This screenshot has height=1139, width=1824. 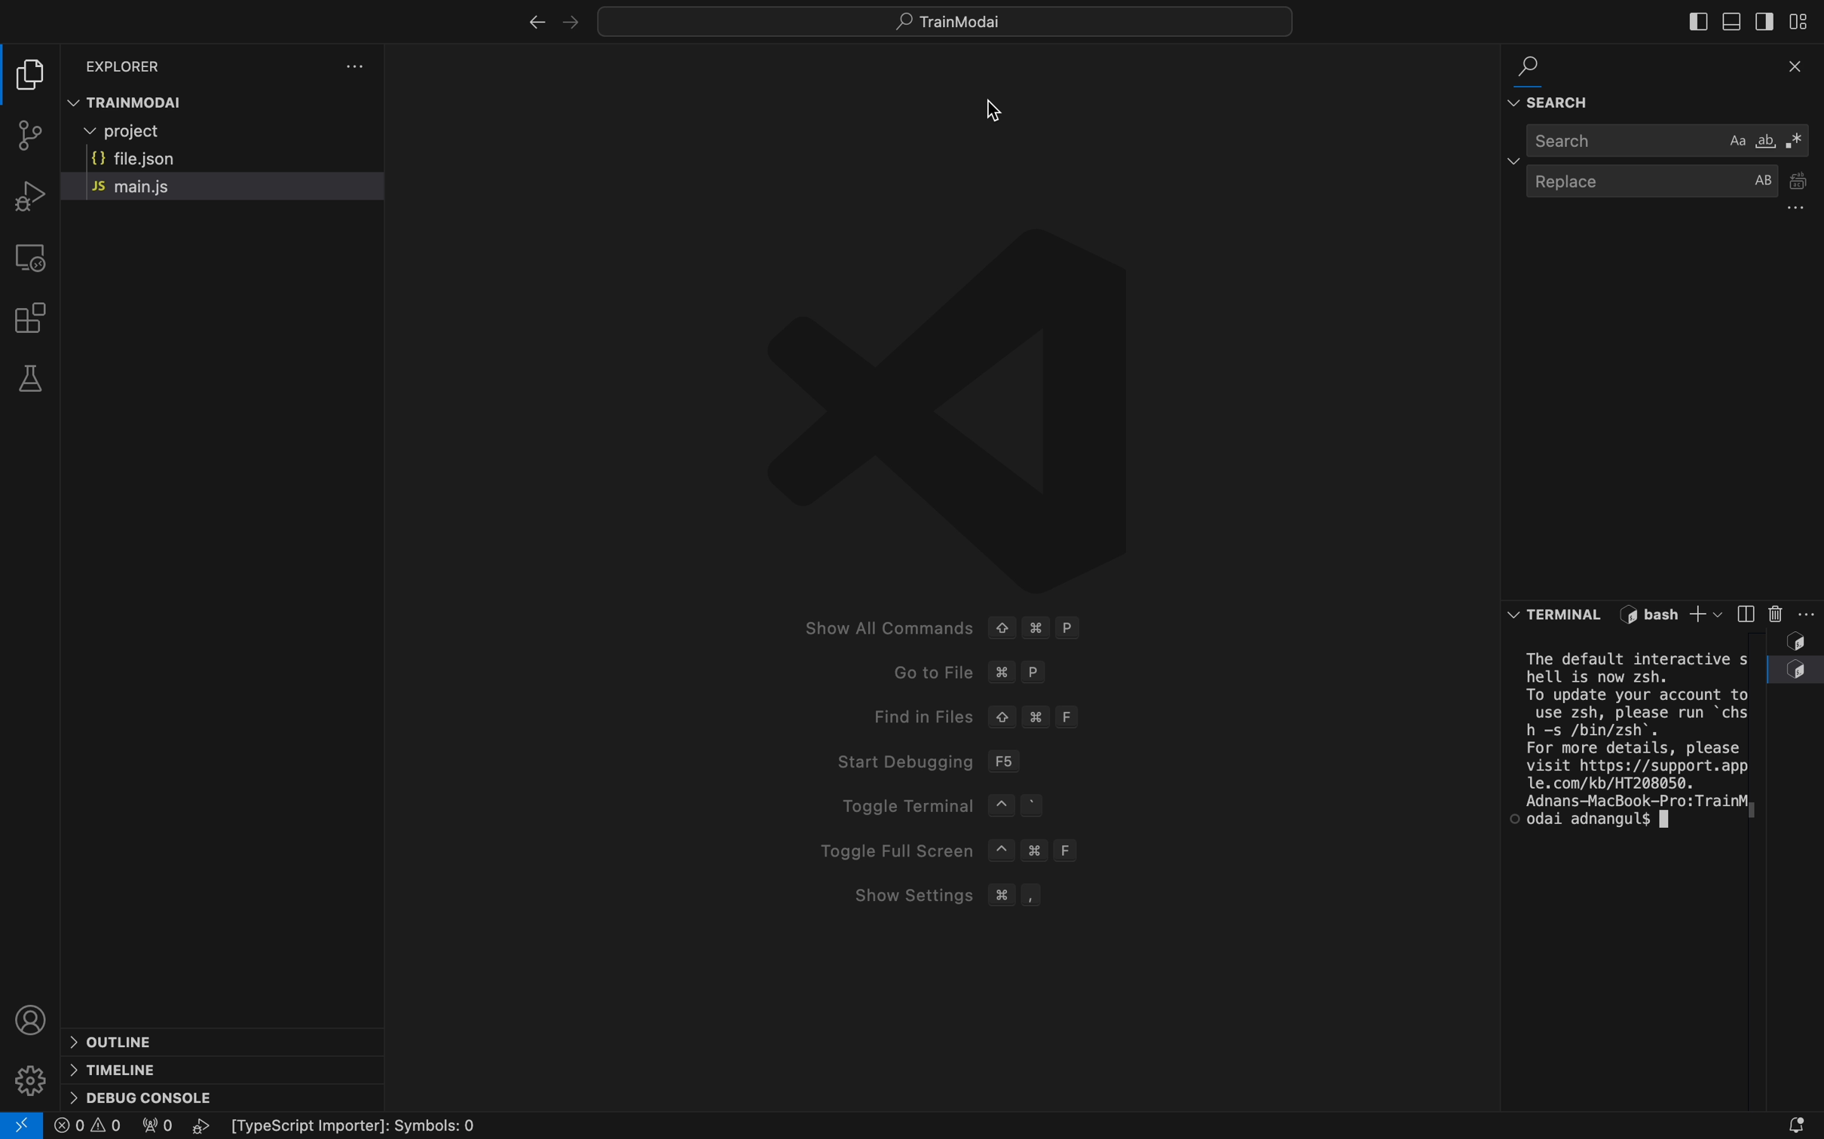 What do you see at coordinates (1014, 761) in the screenshot?
I see `Strat debugging` at bounding box center [1014, 761].